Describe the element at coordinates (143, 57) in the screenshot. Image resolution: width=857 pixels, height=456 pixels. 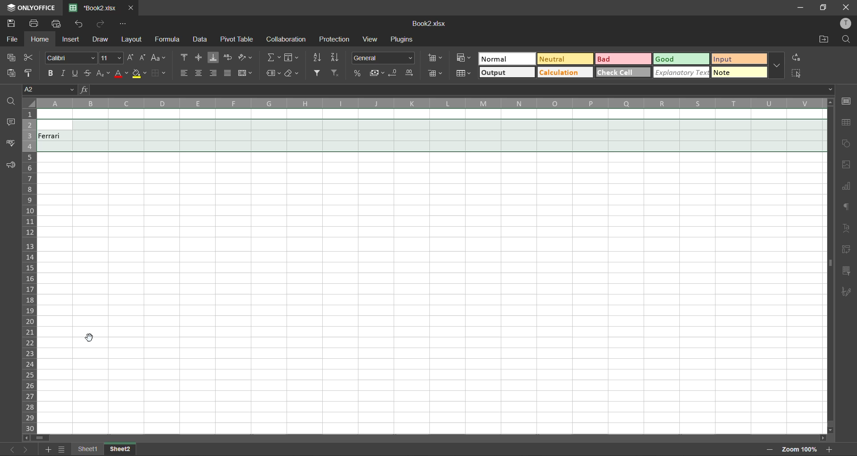
I see `decrement size` at that location.